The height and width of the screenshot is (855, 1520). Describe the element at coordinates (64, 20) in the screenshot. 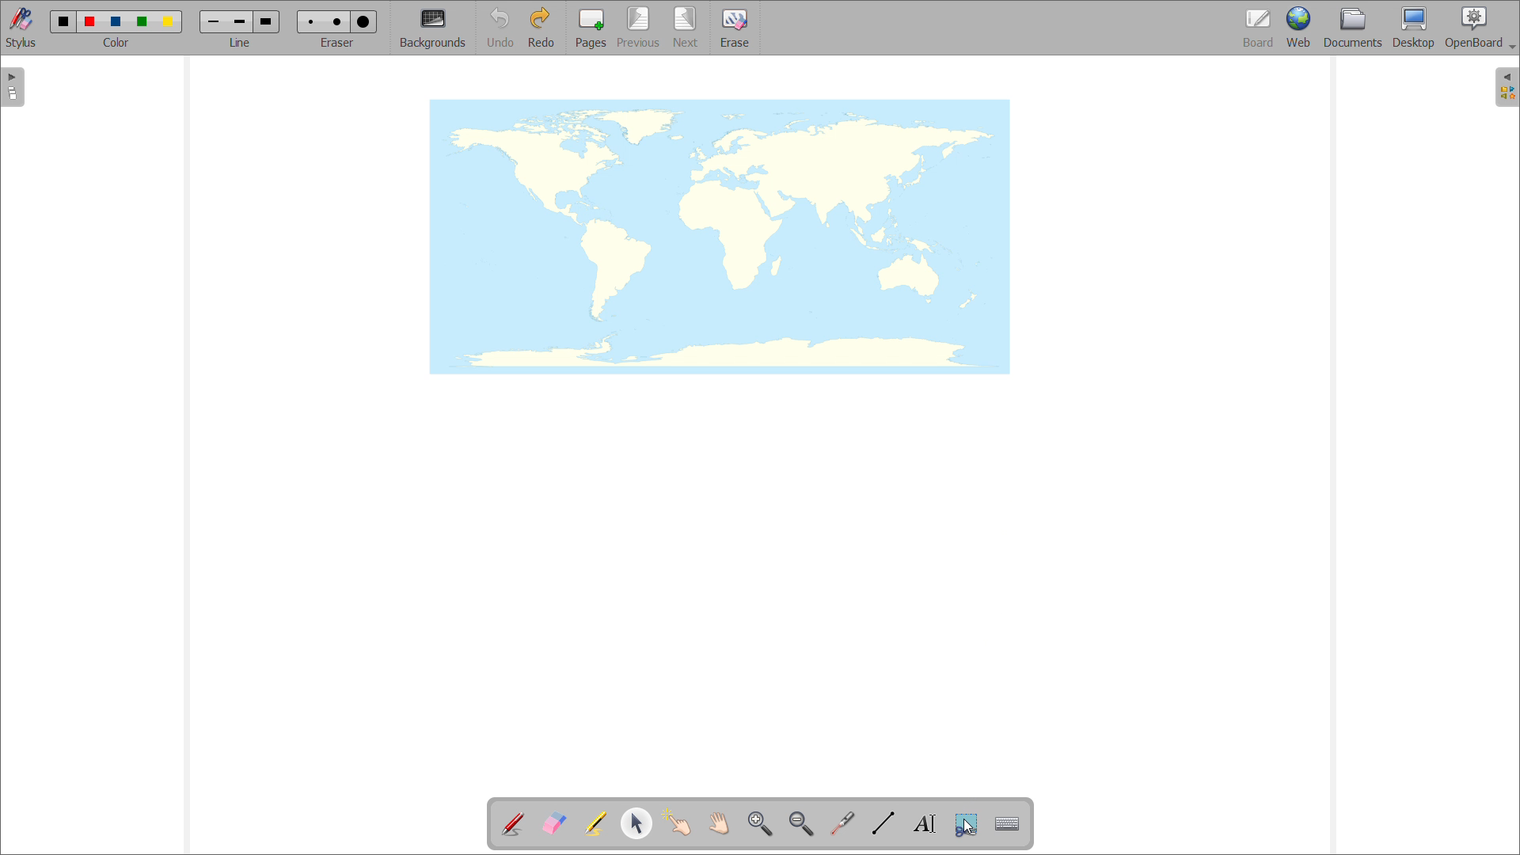

I see `black` at that location.